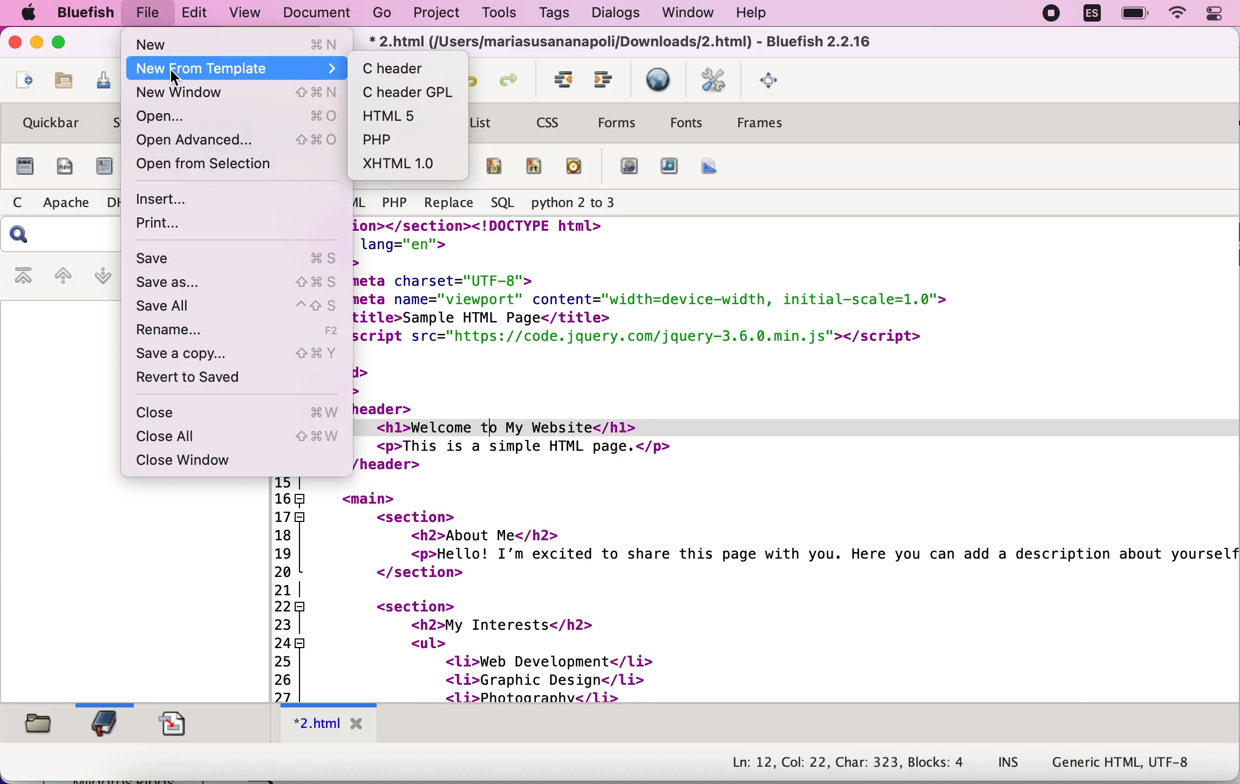  What do you see at coordinates (536, 168) in the screenshot?
I see `ruby text` at bounding box center [536, 168].